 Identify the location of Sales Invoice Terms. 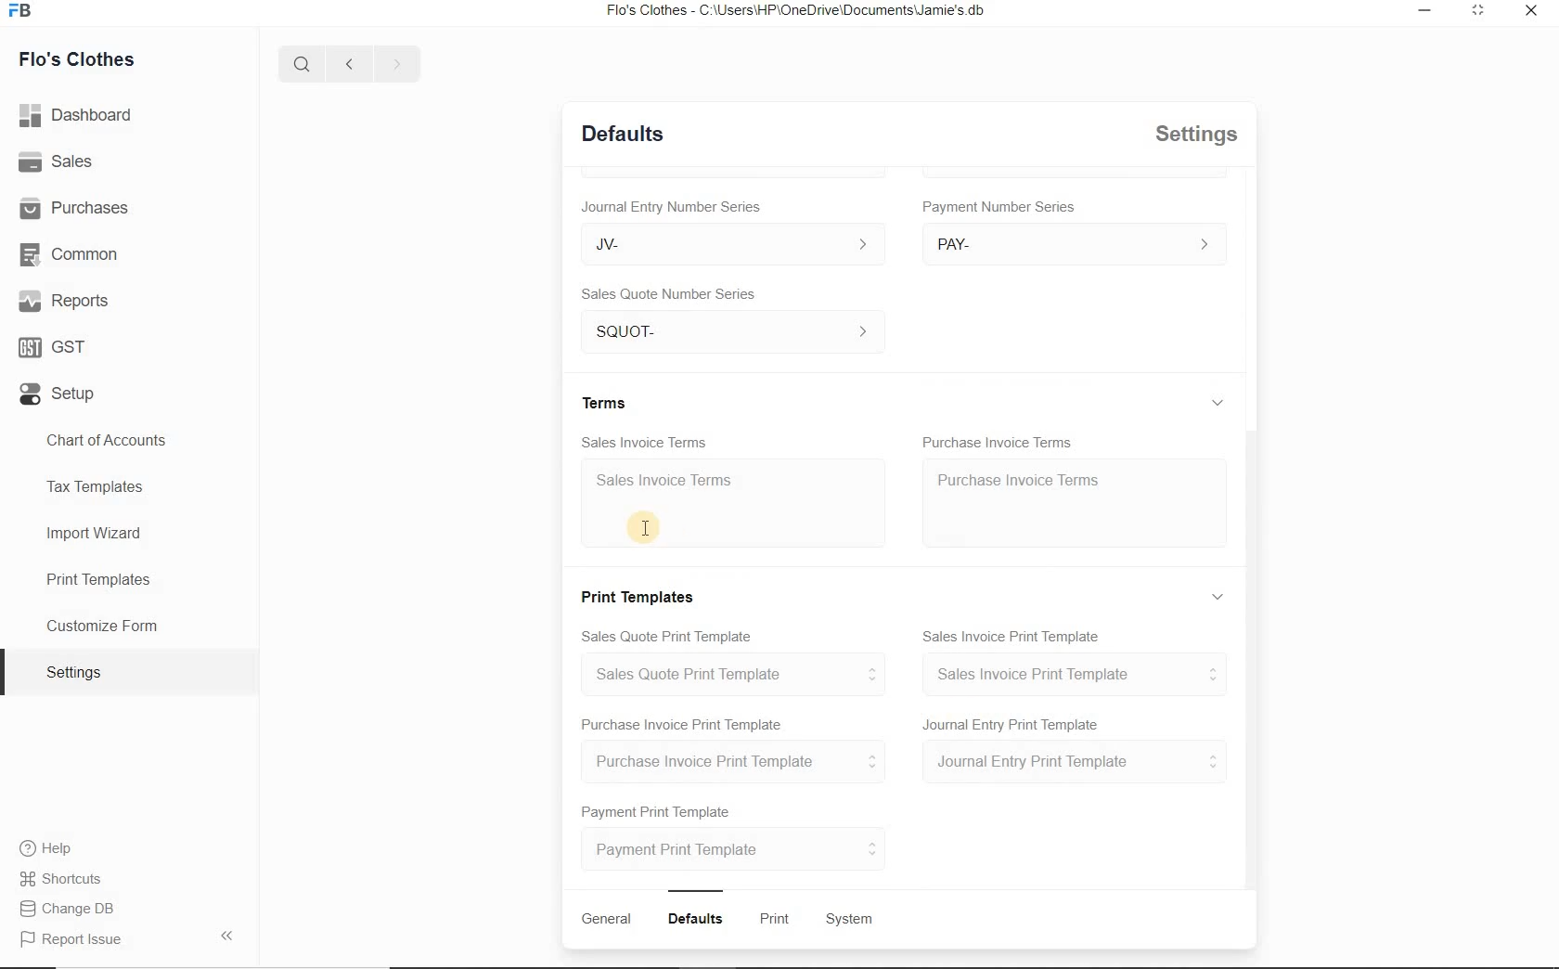
(736, 504).